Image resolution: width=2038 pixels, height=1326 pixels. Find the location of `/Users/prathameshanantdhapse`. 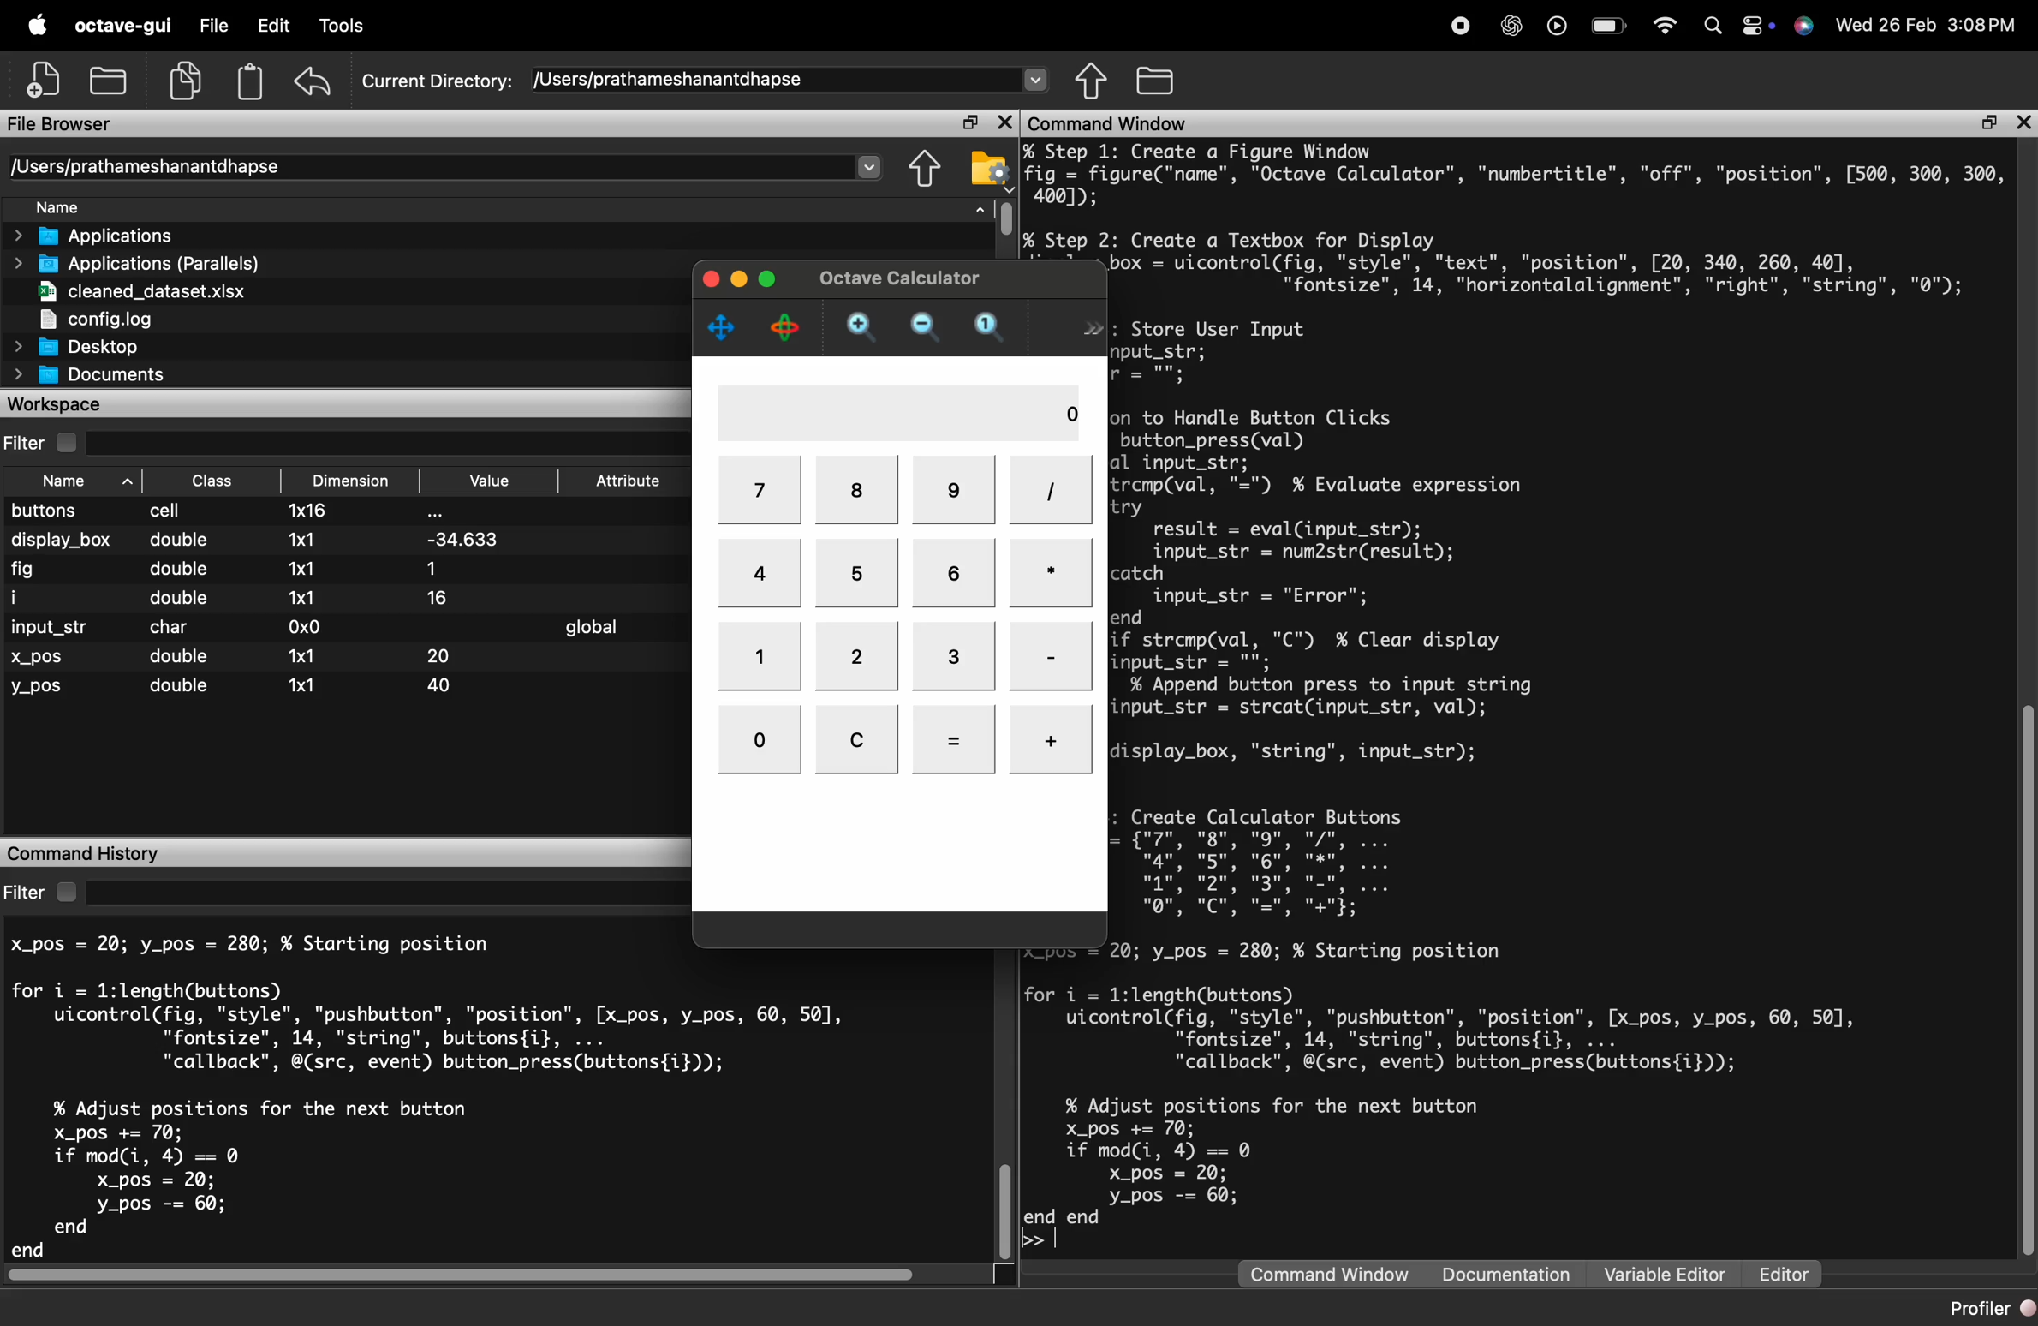

/Users/prathameshanantdhapse is located at coordinates (796, 78).